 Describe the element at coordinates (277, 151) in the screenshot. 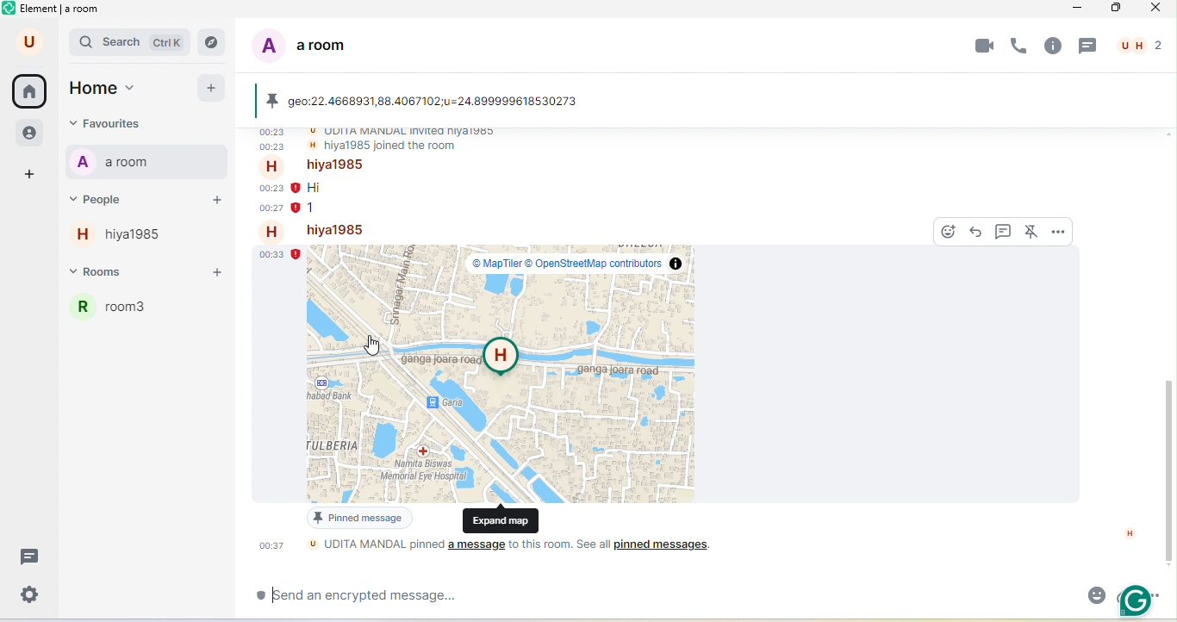

I see `00.23` at that location.